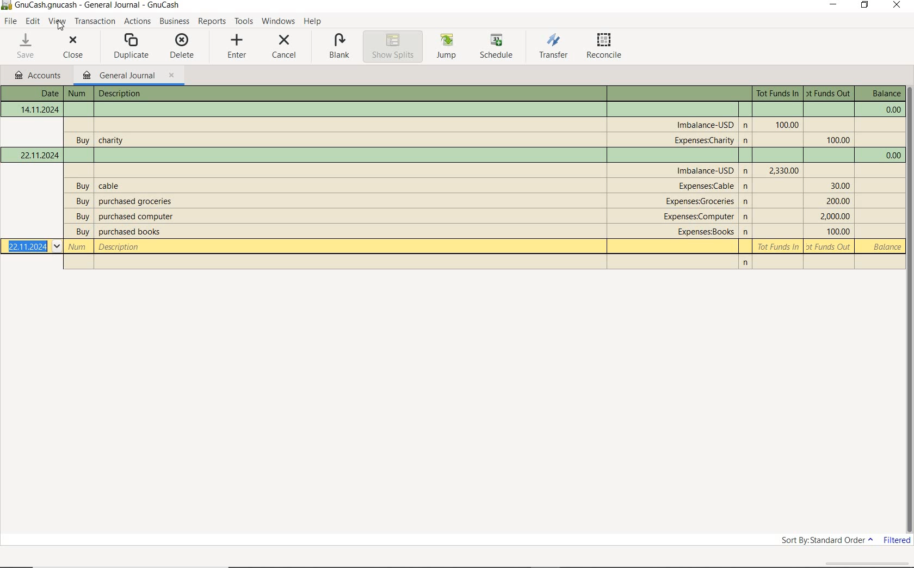 The height and width of the screenshot is (568, 914). I want to click on VIEW, so click(58, 22).